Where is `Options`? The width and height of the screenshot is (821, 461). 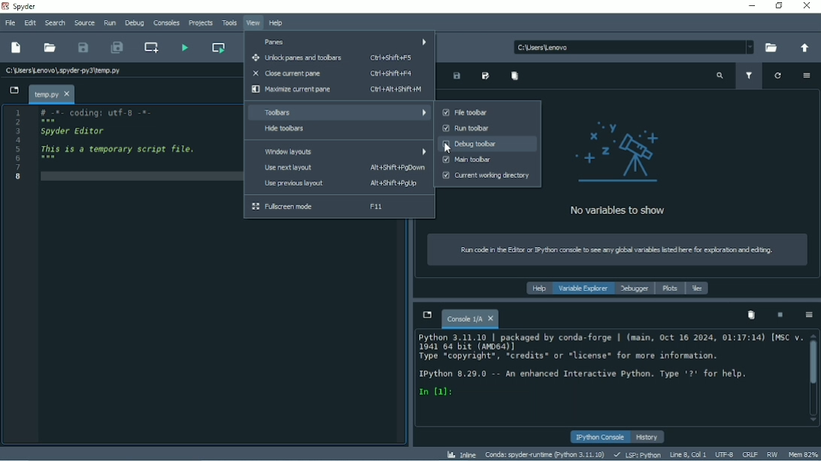 Options is located at coordinates (808, 315).